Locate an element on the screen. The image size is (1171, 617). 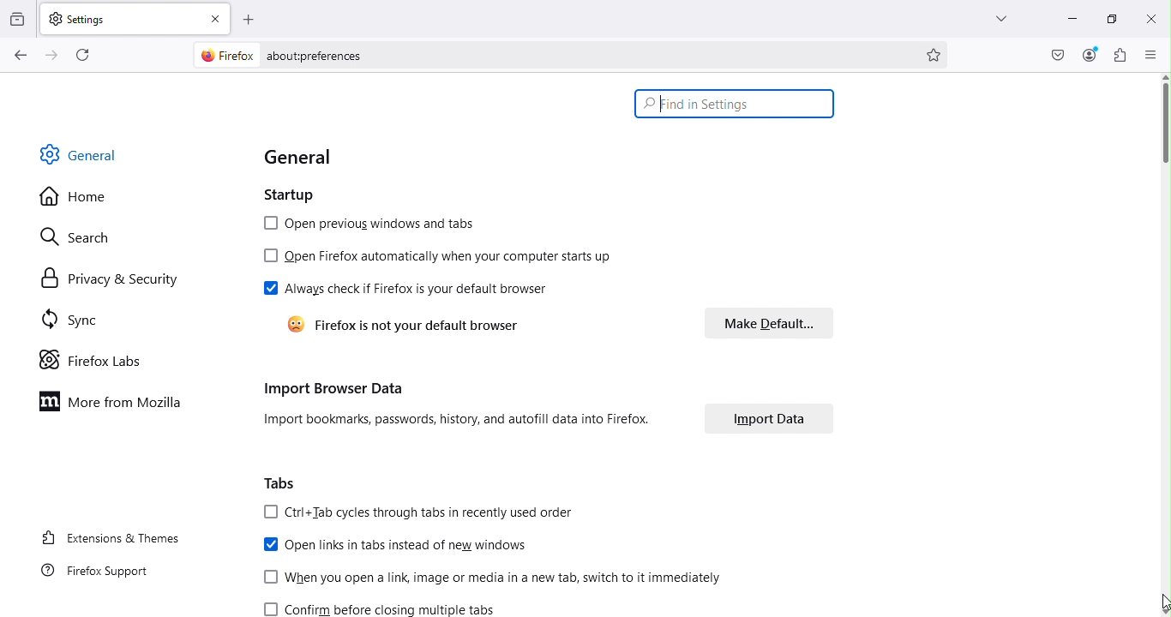
FireFox support is located at coordinates (91, 577).